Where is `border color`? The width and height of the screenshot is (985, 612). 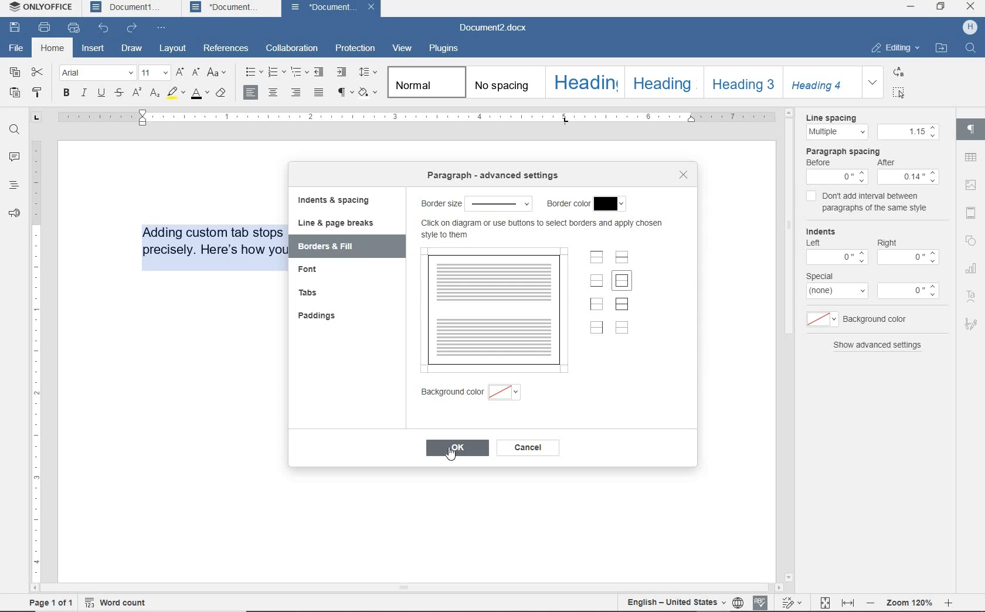
border color is located at coordinates (567, 203).